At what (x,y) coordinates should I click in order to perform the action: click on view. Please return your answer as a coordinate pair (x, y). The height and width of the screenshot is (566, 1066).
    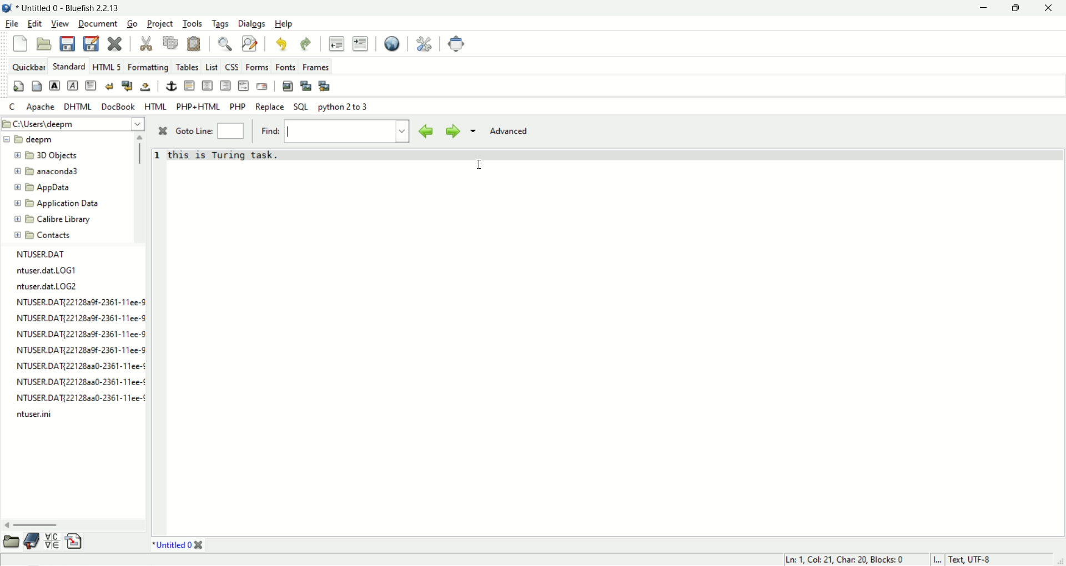
    Looking at the image, I should click on (59, 24).